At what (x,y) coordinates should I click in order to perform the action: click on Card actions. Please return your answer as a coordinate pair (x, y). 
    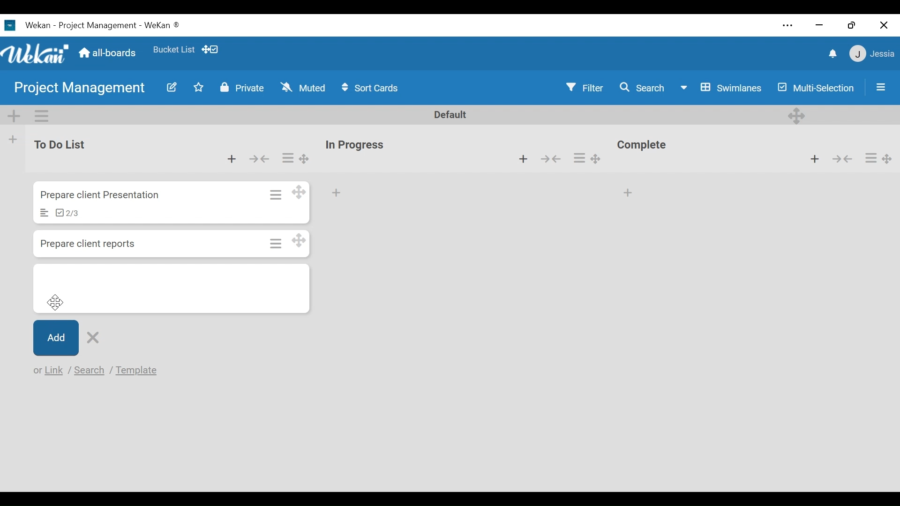
    Looking at the image, I should click on (580, 158).